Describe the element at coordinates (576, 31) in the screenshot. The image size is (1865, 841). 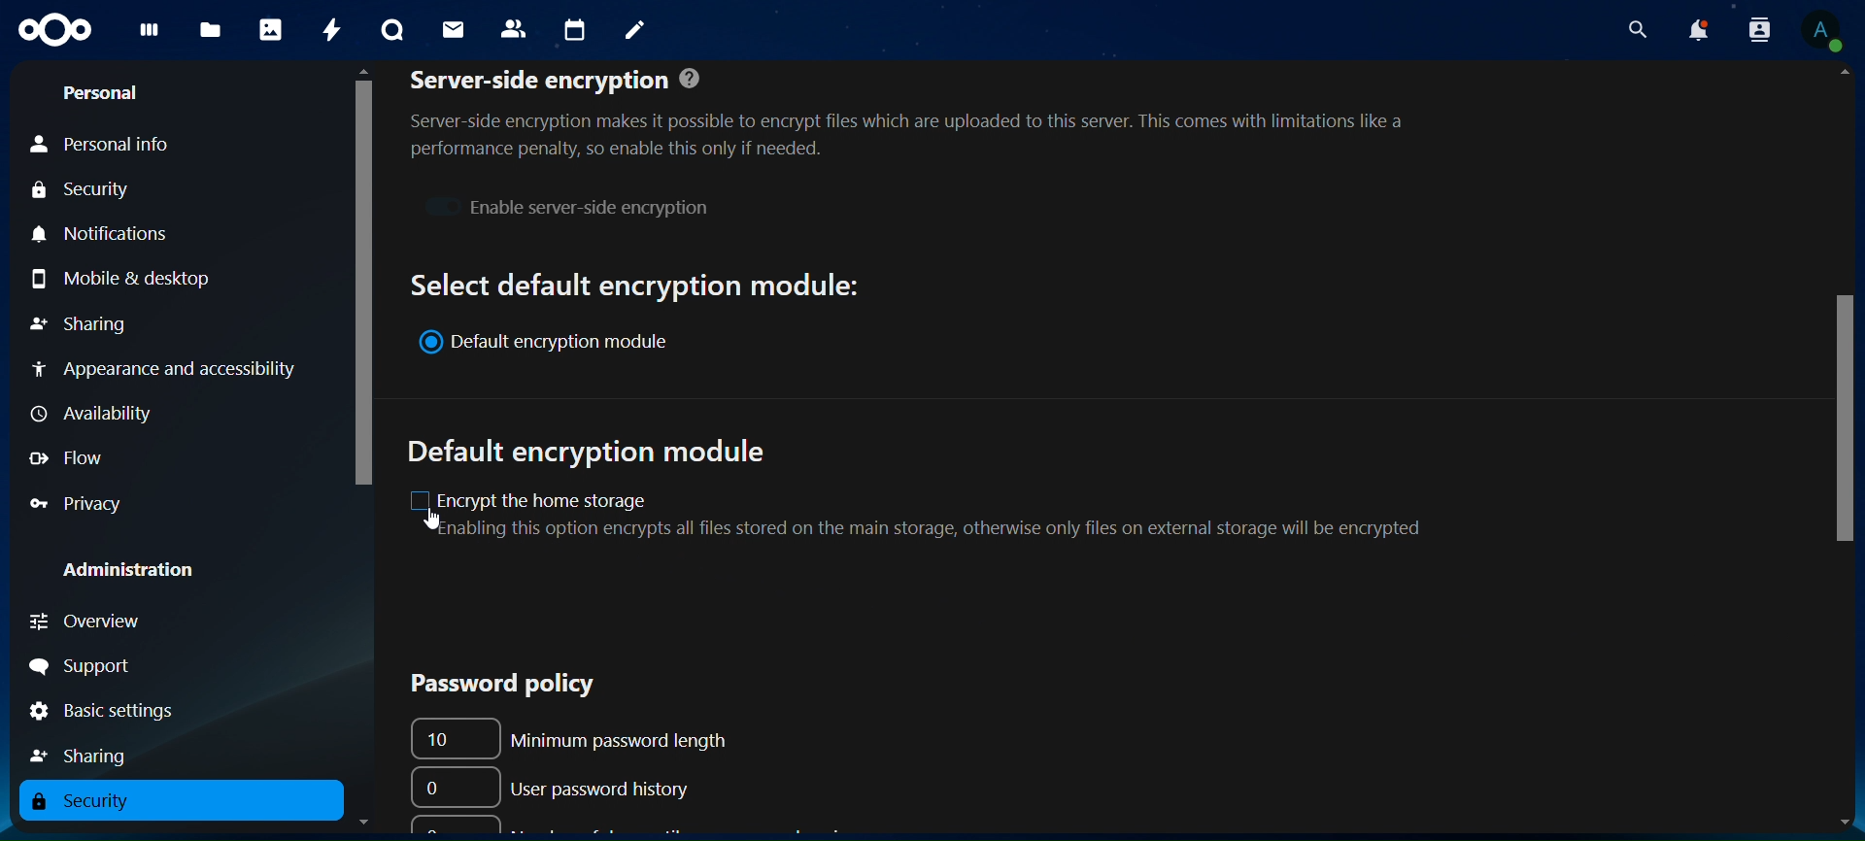
I see `calendar` at that location.